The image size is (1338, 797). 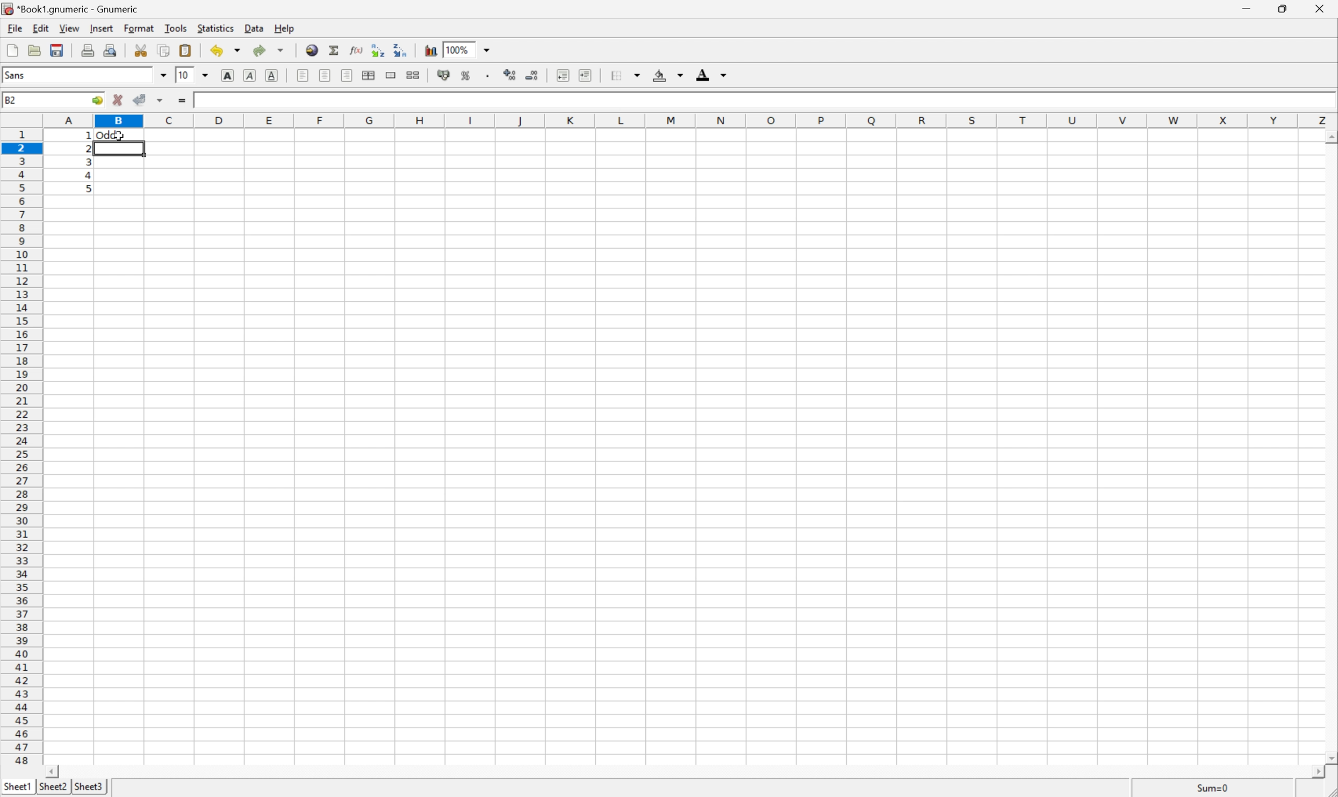 I want to click on Merge range of cells, so click(x=391, y=75).